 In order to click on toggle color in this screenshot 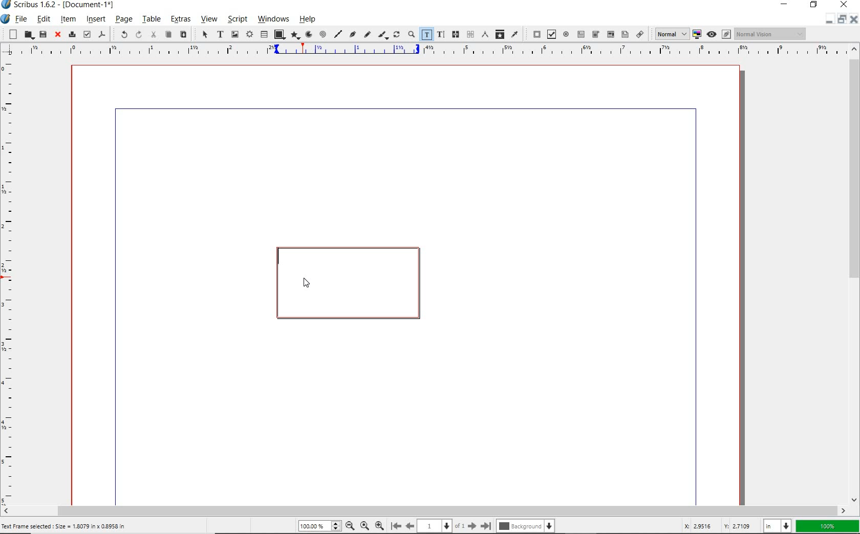, I will do `click(698, 34)`.